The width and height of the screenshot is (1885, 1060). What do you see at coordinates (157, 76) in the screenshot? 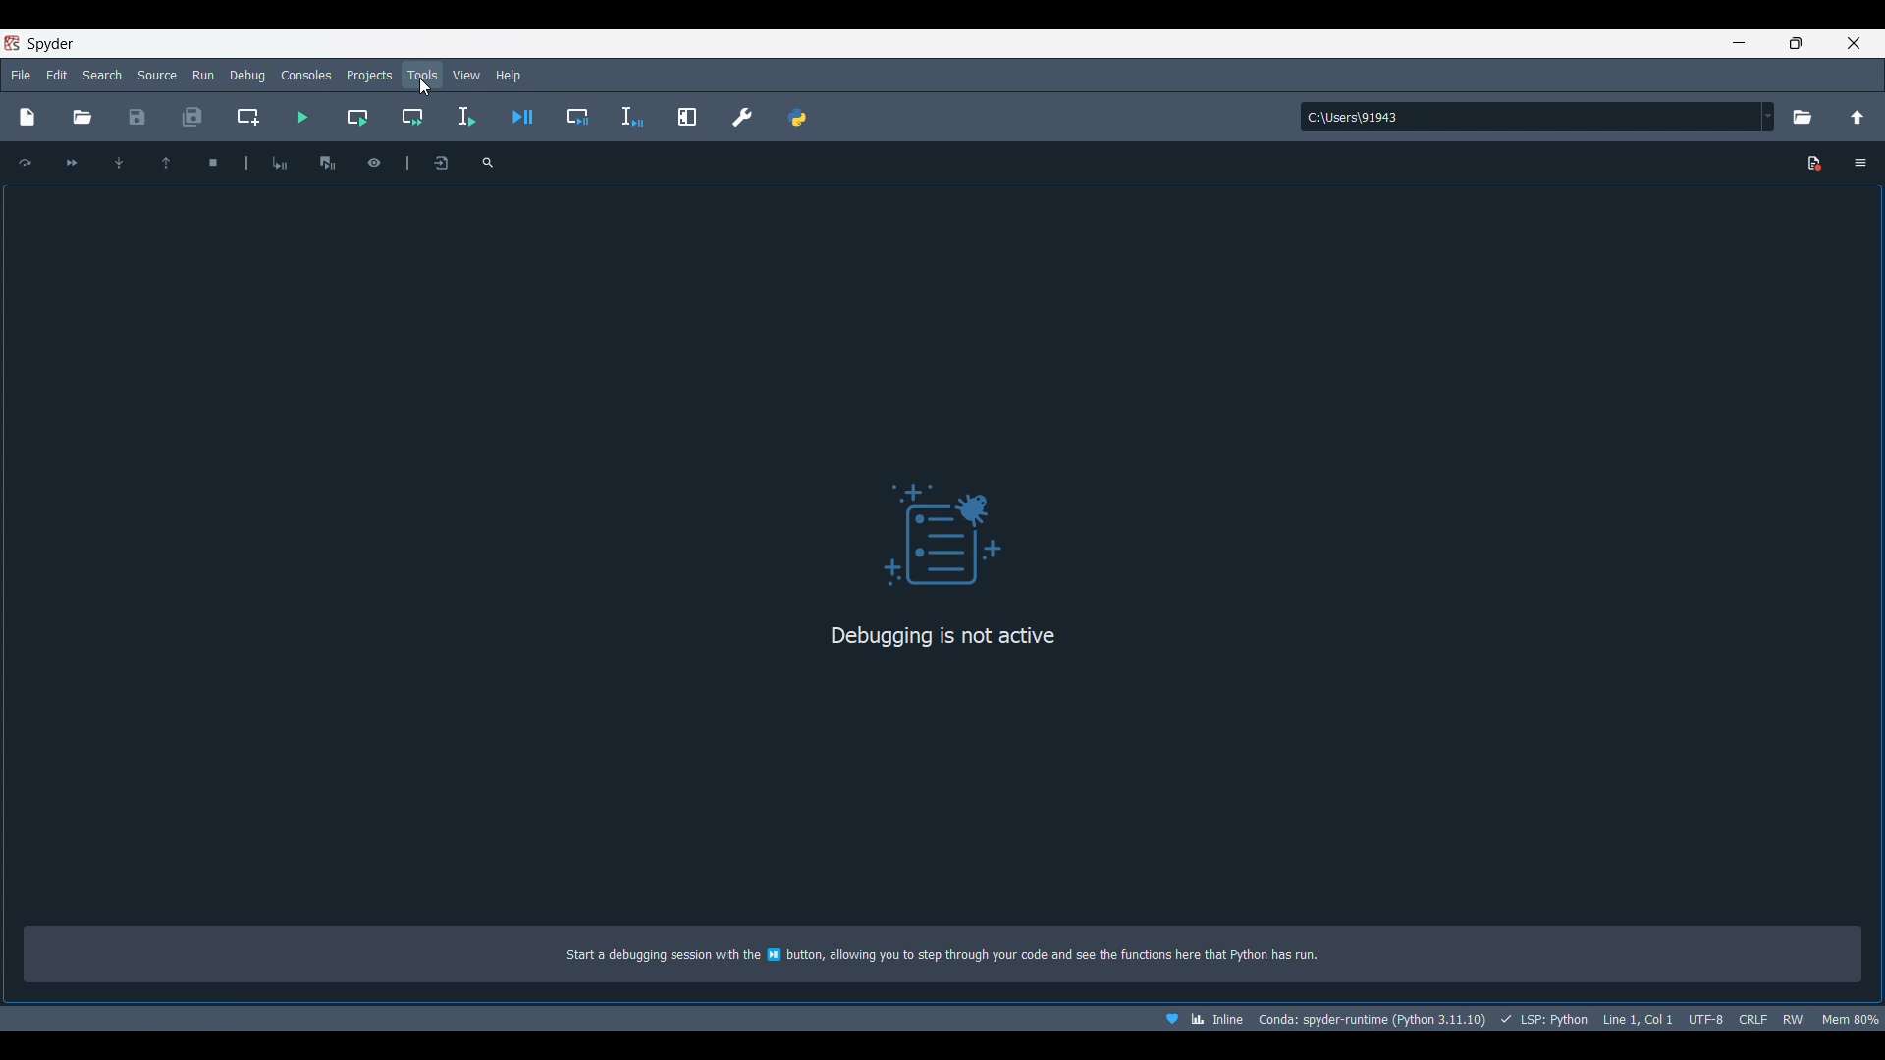
I see `Source menu` at bounding box center [157, 76].